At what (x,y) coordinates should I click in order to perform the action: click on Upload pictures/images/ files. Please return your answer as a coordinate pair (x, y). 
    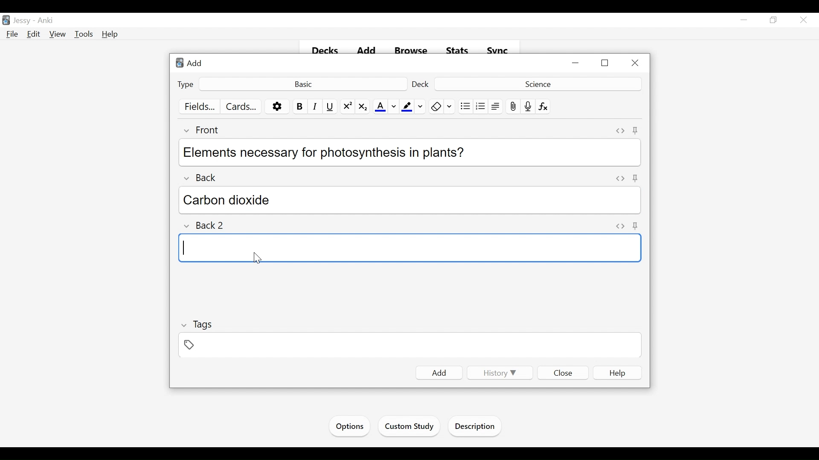
    Looking at the image, I should click on (512, 106).